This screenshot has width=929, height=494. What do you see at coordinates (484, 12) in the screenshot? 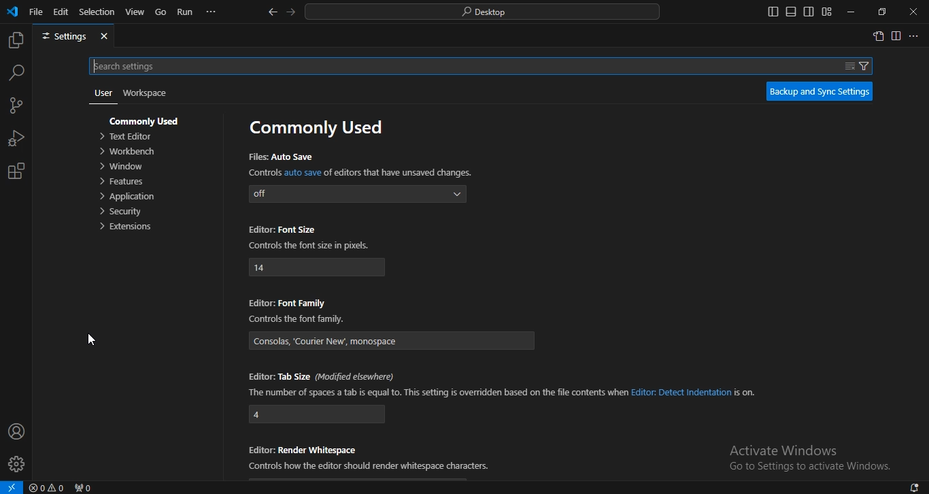
I see `search` at bounding box center [484, 12].